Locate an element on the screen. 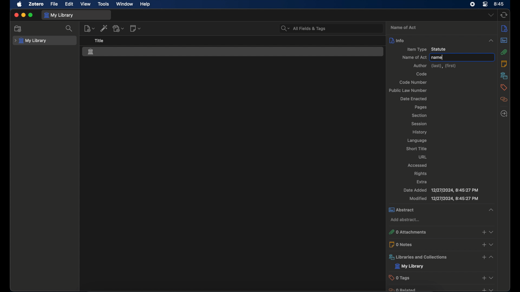 Image resolution: width=520 pixels, height=292 pixels. language is located at coordinates (417, 140).